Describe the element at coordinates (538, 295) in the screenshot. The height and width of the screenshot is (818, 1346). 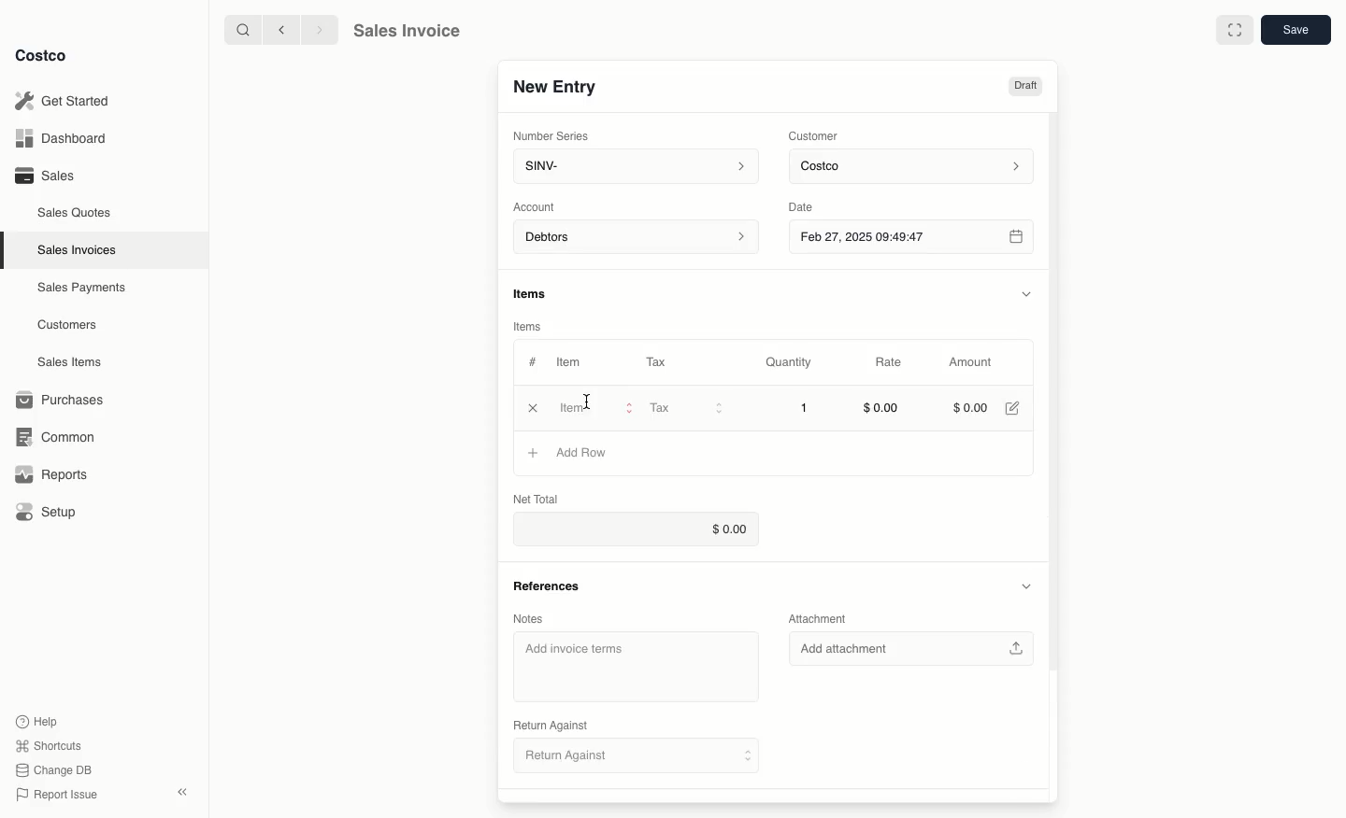
I see `Items` at that location.